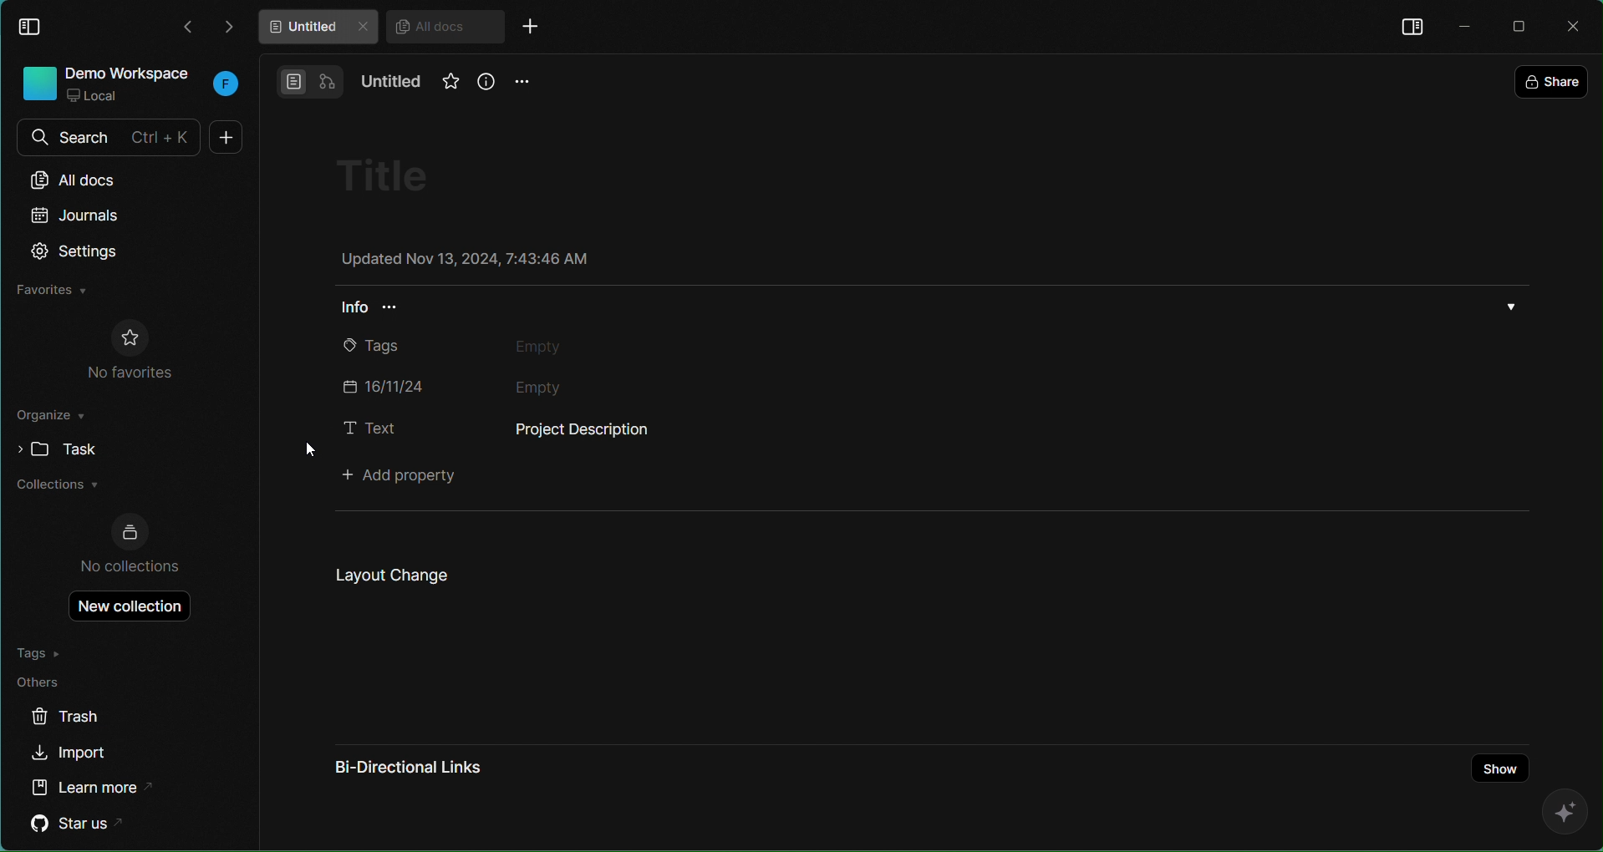 This screenshot has height=852, width=1603. I want to click on 1 Trash, so click(81, 718).